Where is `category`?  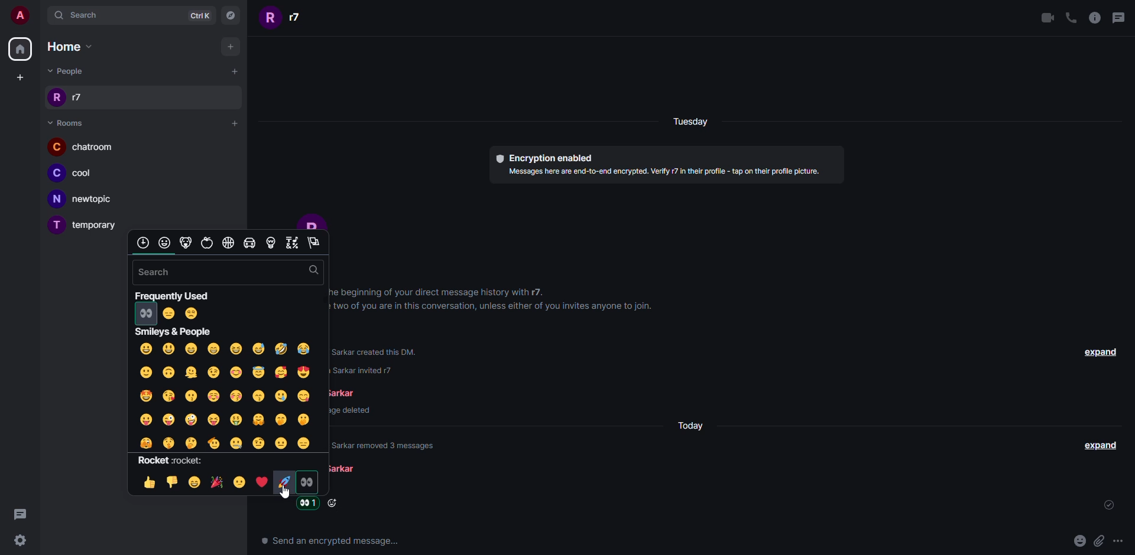
category is located at coordinates (143, 243).